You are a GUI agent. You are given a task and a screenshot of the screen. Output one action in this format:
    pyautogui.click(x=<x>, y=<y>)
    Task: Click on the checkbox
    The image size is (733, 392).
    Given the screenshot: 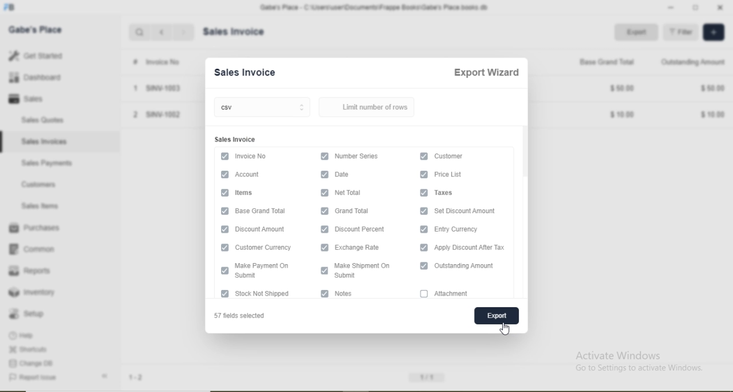 What is the action you would take?
    pyautogui.click(x=324, y=229)
    